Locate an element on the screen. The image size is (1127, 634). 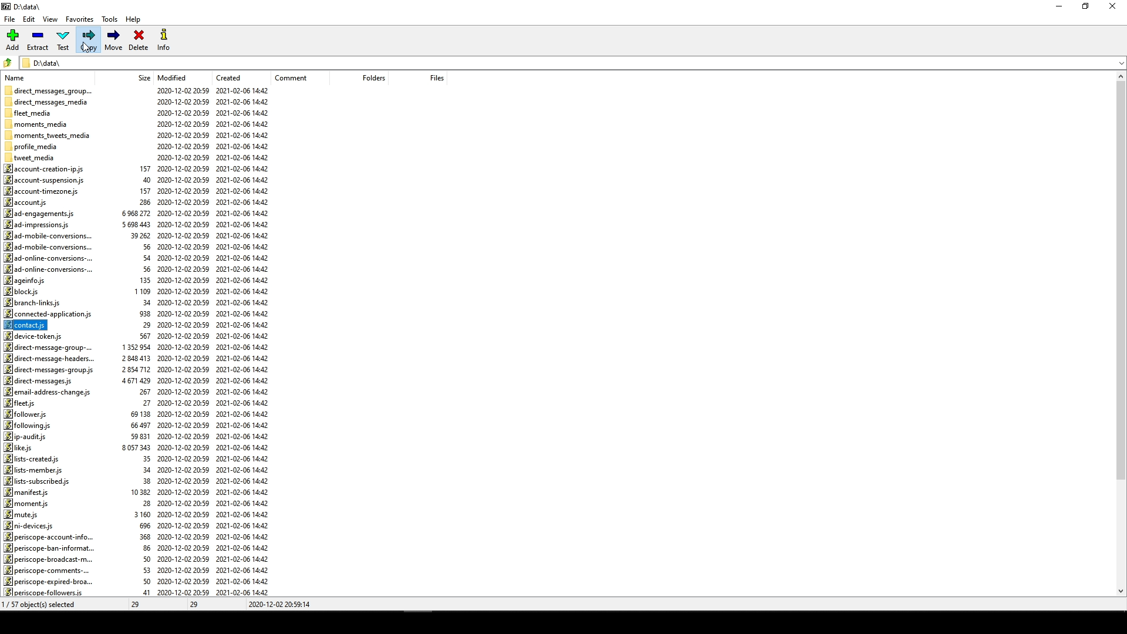
Delete is located at coordinates (138, 42).